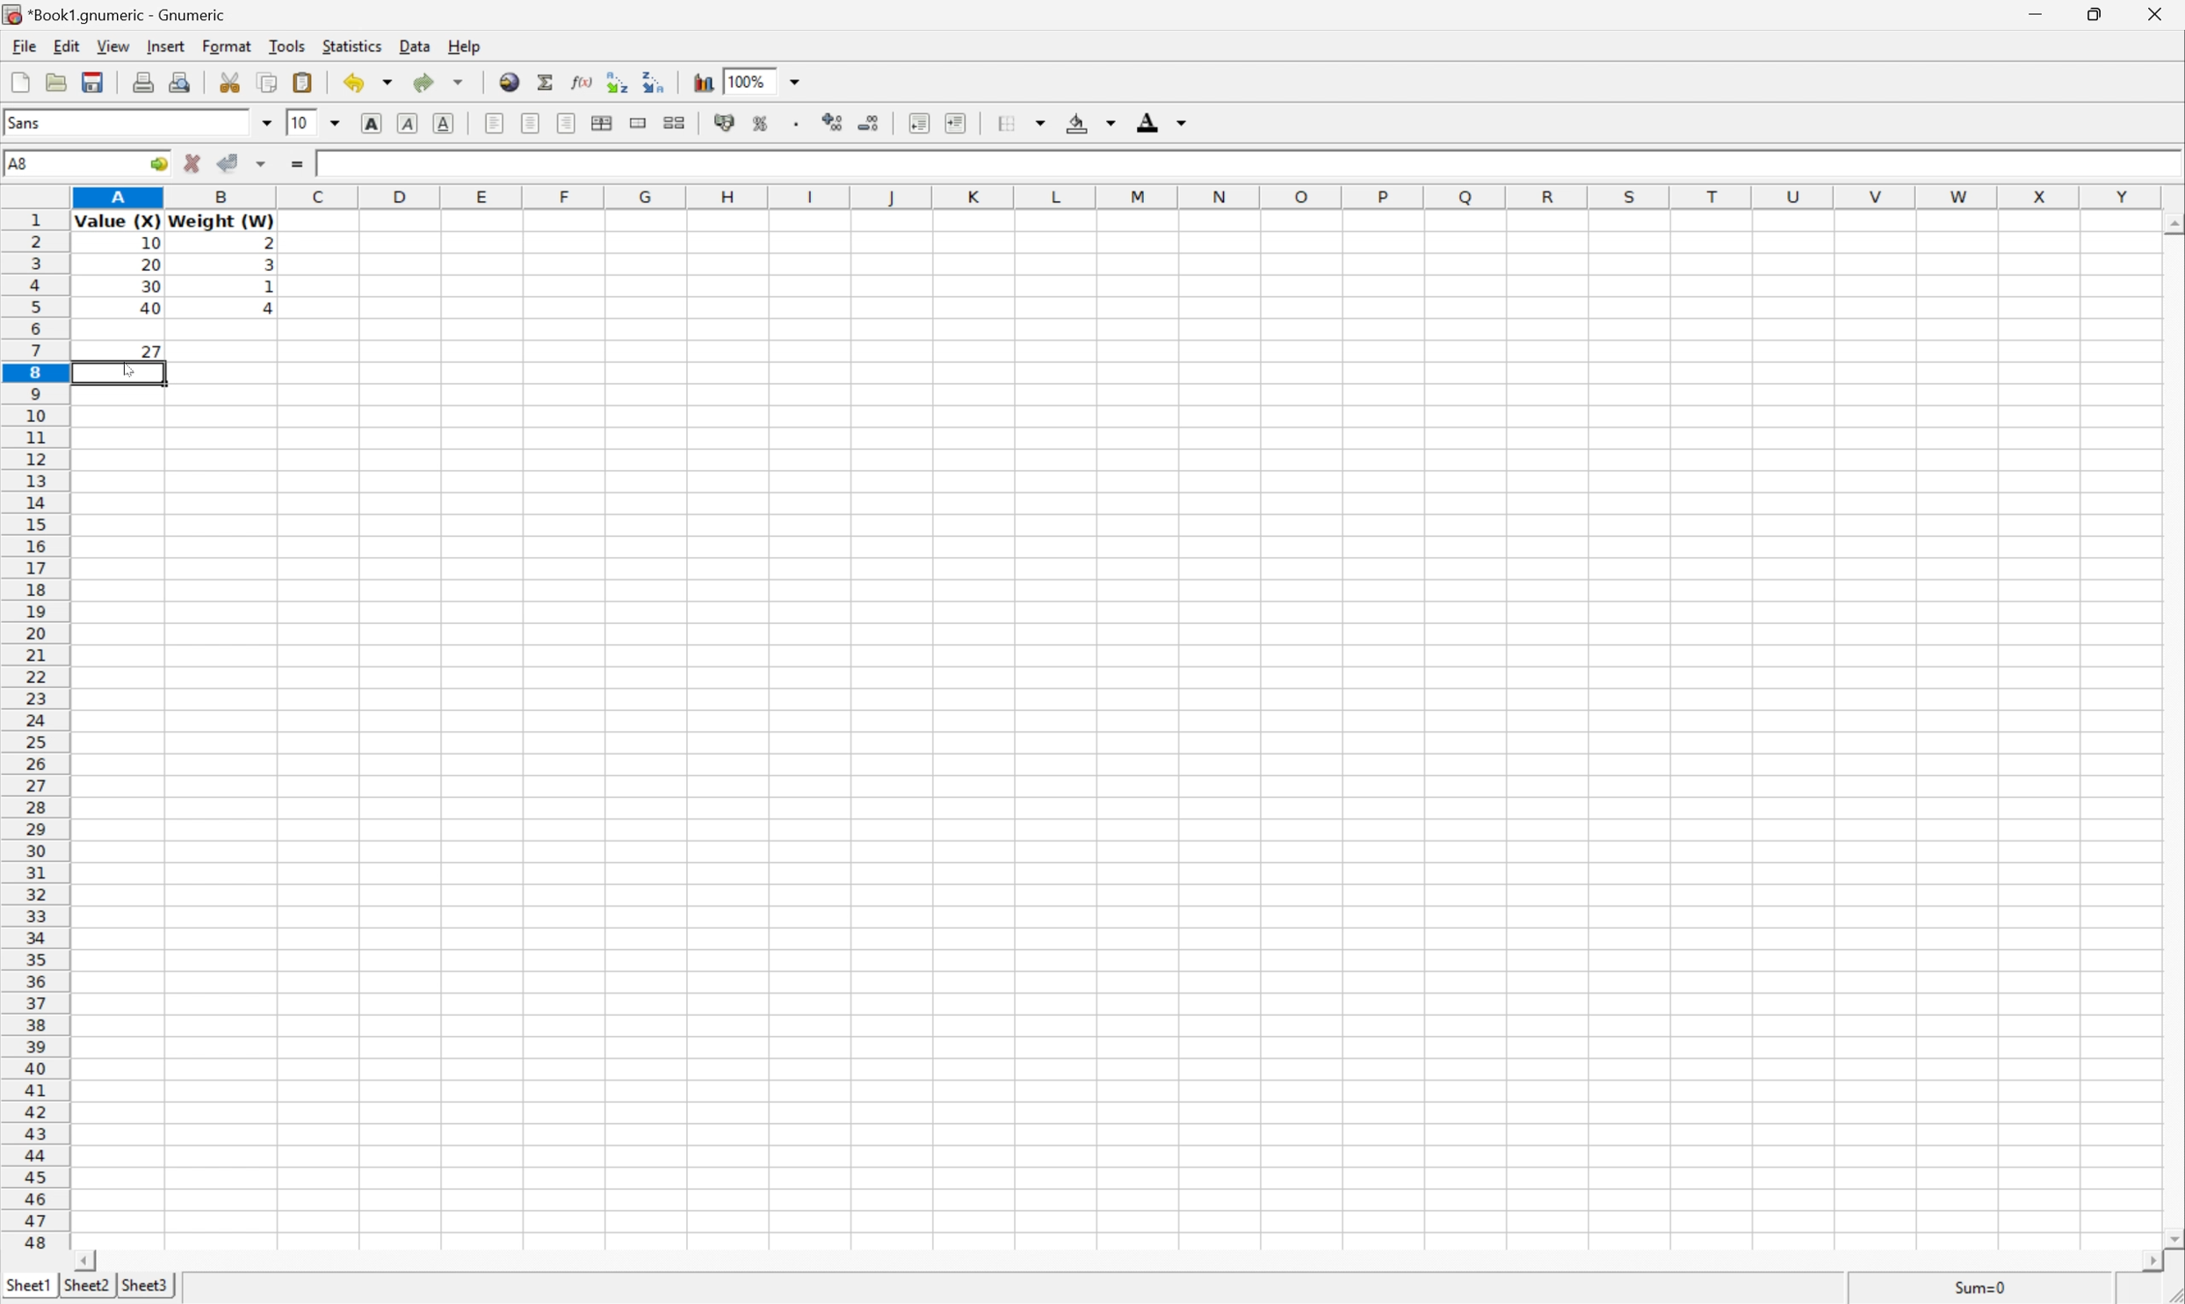 Image resolution: width=2185 pixels, height=1304 pixels. I want to click on Decrease the number of decimals displayed, so click(872, 122).